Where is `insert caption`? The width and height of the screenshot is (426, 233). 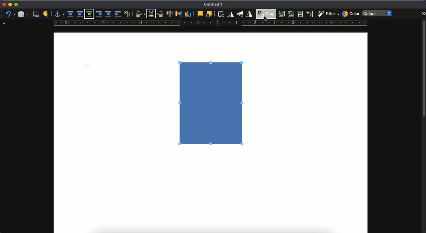 insert caption is located at coordinates (36, 14).